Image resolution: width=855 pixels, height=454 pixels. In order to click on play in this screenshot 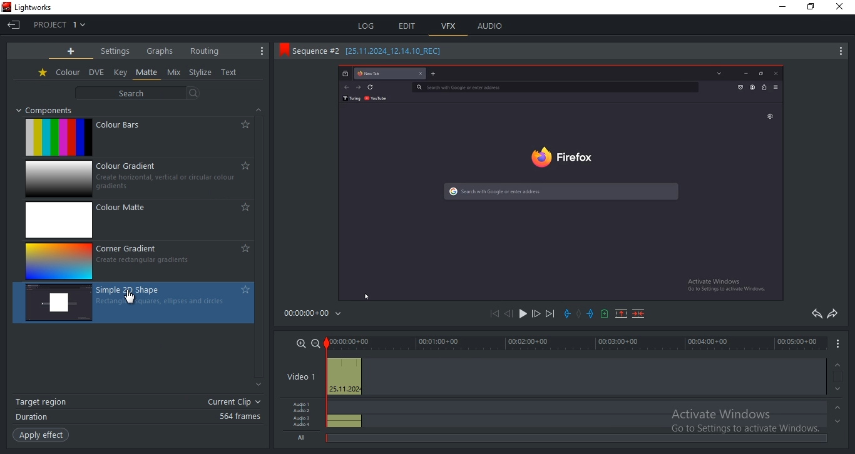, I will do `click(521, 315)`.